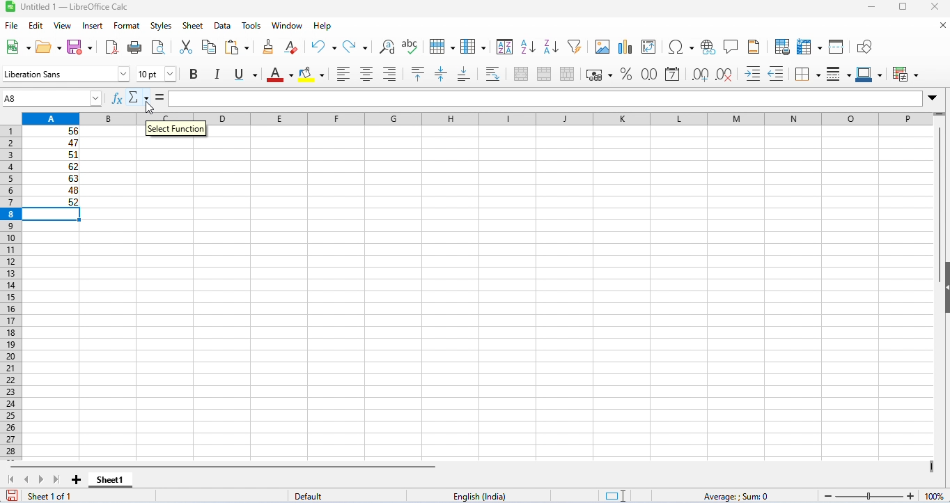 The image size is (950, 503). I want to click on underline, so click(245, 74).